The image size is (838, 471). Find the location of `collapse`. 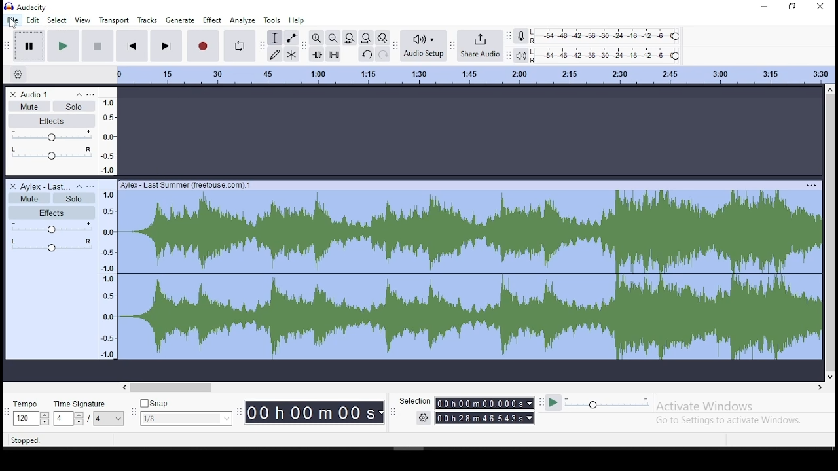

collapse is located at coordinates (79, 94).